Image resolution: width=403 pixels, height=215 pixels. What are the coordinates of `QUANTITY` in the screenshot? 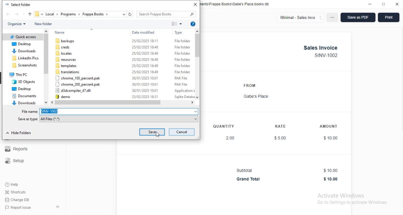 It's located at (224, 126).